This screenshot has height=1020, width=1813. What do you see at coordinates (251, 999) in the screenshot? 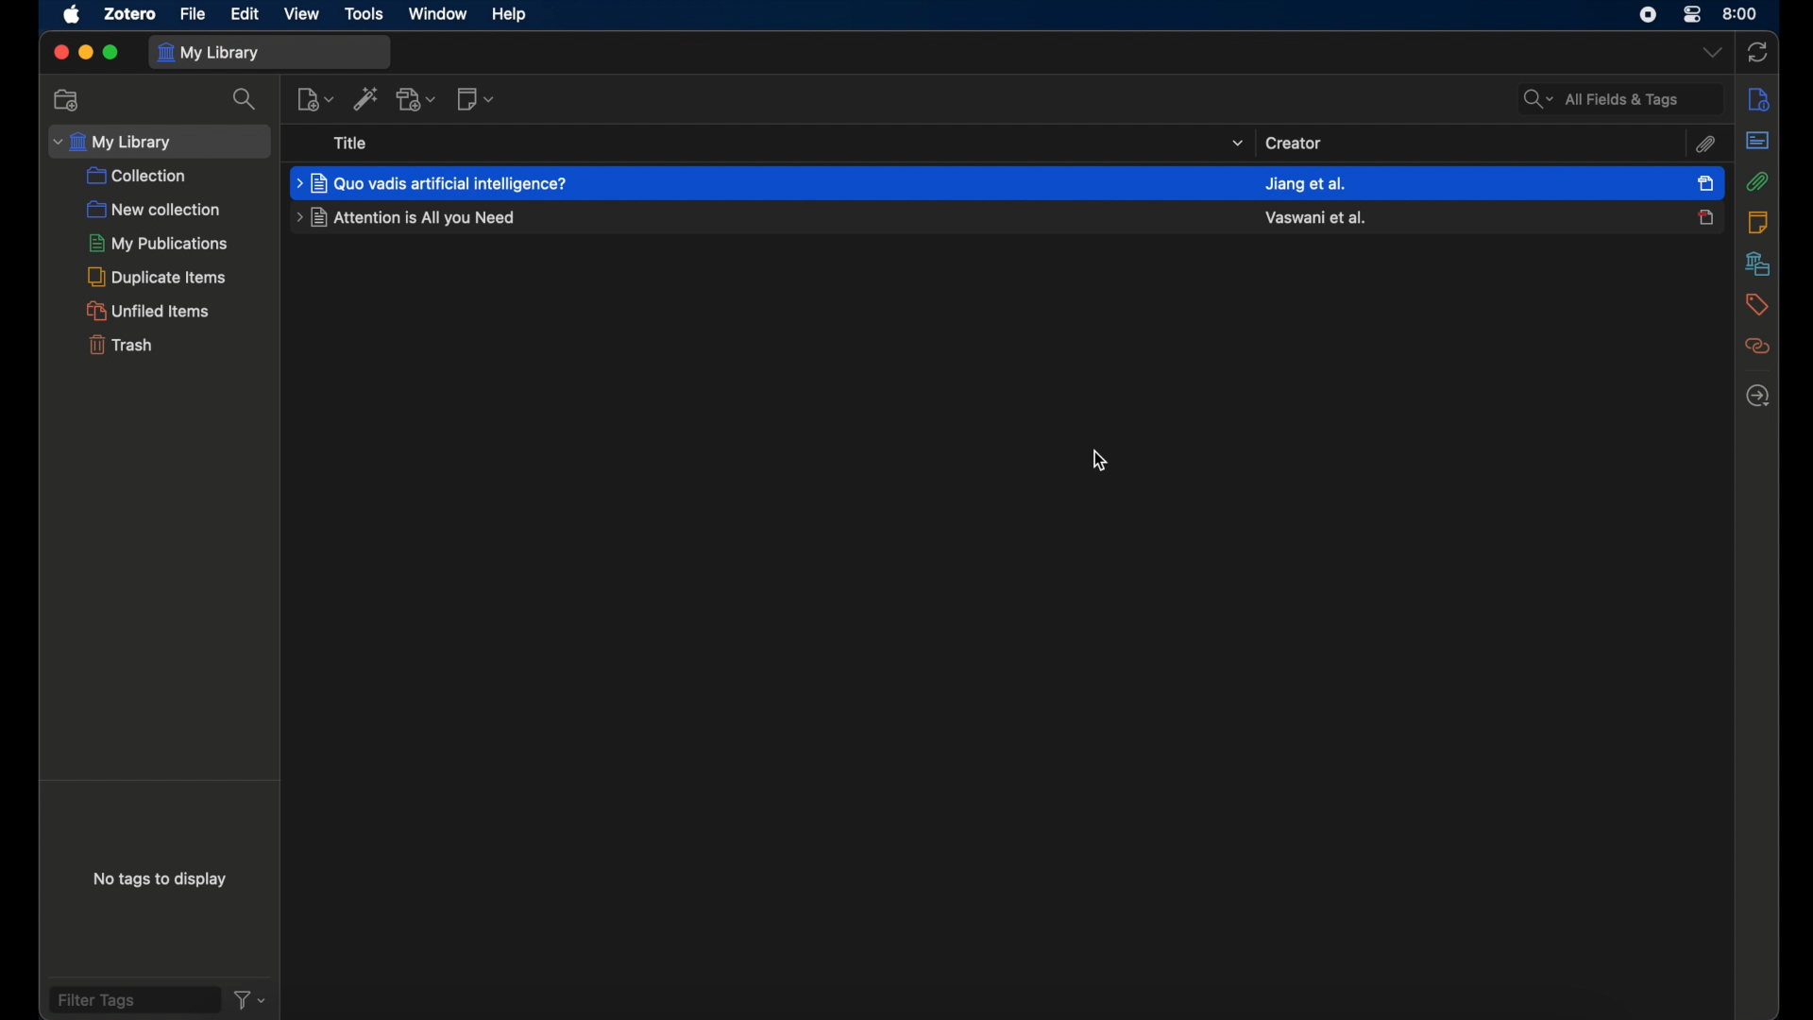
I see `filter dropdown ` at bounding box center [251, 999].